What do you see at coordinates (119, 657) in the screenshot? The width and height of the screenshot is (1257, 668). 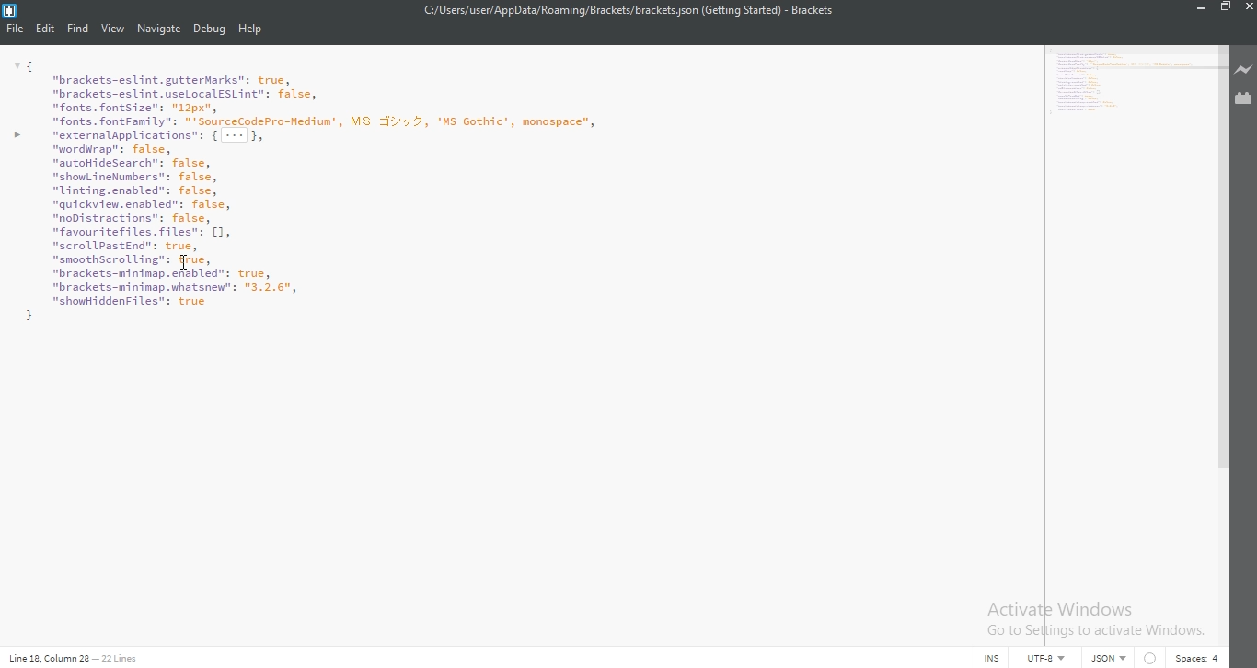 I see `22 Line` at bounding box center [119, 657].